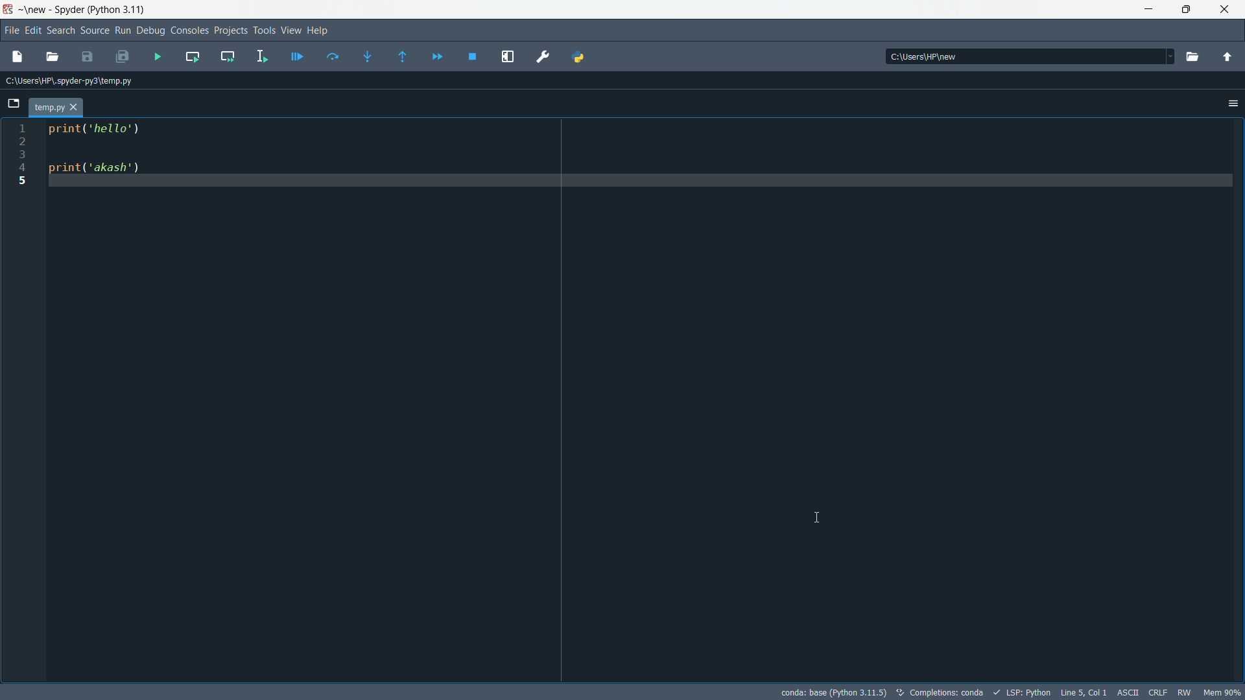  I want to click on view menu, so click(290, 30).